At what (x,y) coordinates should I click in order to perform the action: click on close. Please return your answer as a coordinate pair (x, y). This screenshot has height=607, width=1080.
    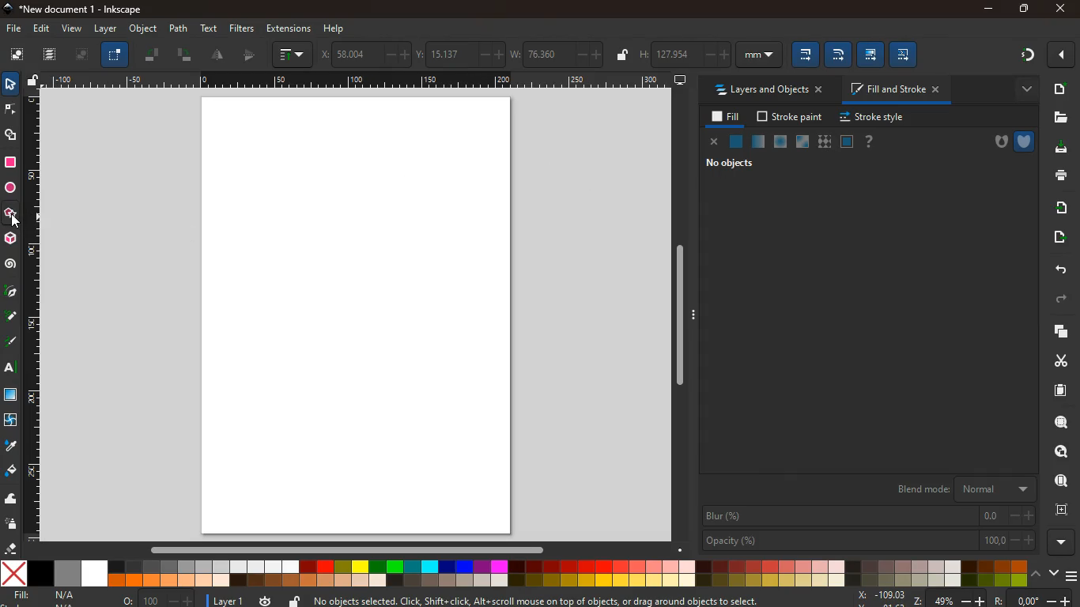
    Looking at the image, I should click on (1062, 7).